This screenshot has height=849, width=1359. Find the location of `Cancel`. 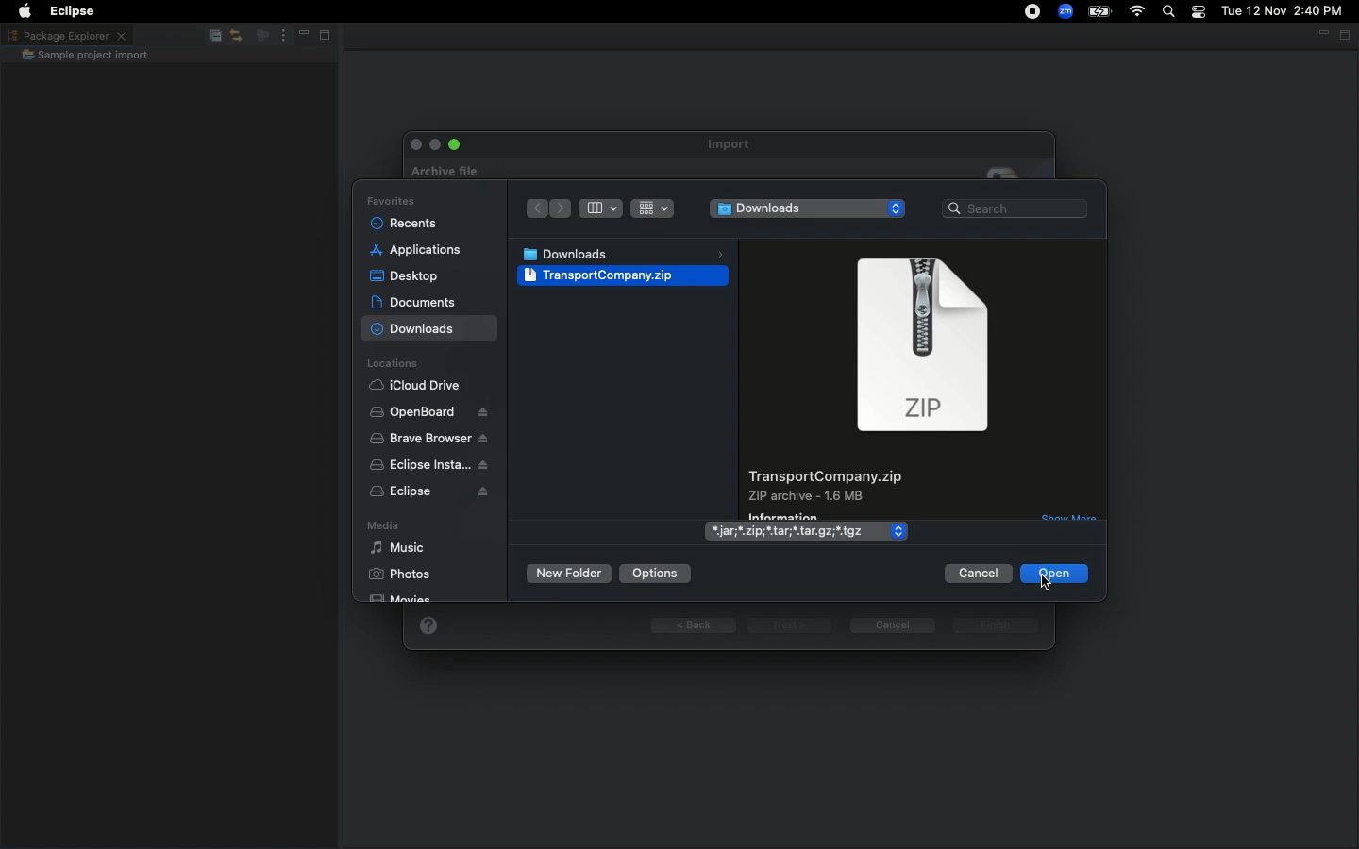

Cancel is located at coordinates (892, 624).